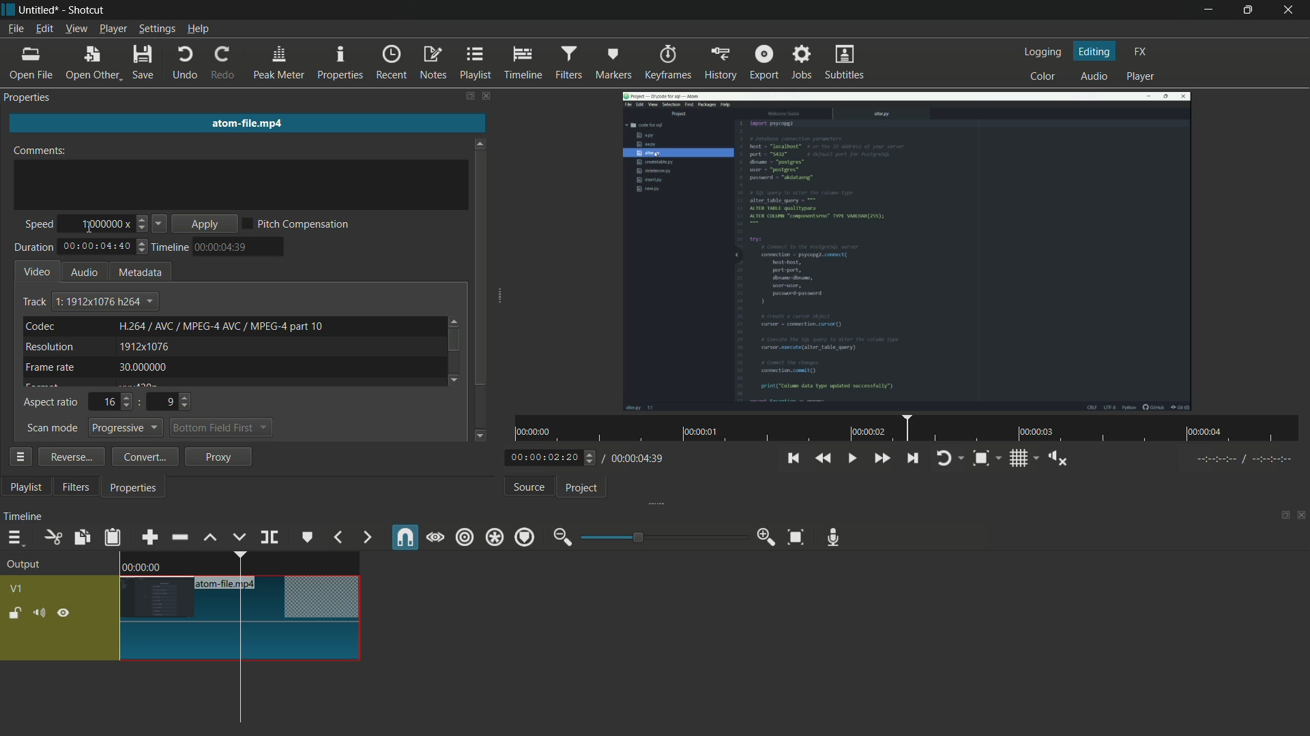 This screenshot has width=1310, height=736. What do you see at coordinates (18, 538) in the screenshot?
I see `timeline menu` at bounding box center [18, 538].